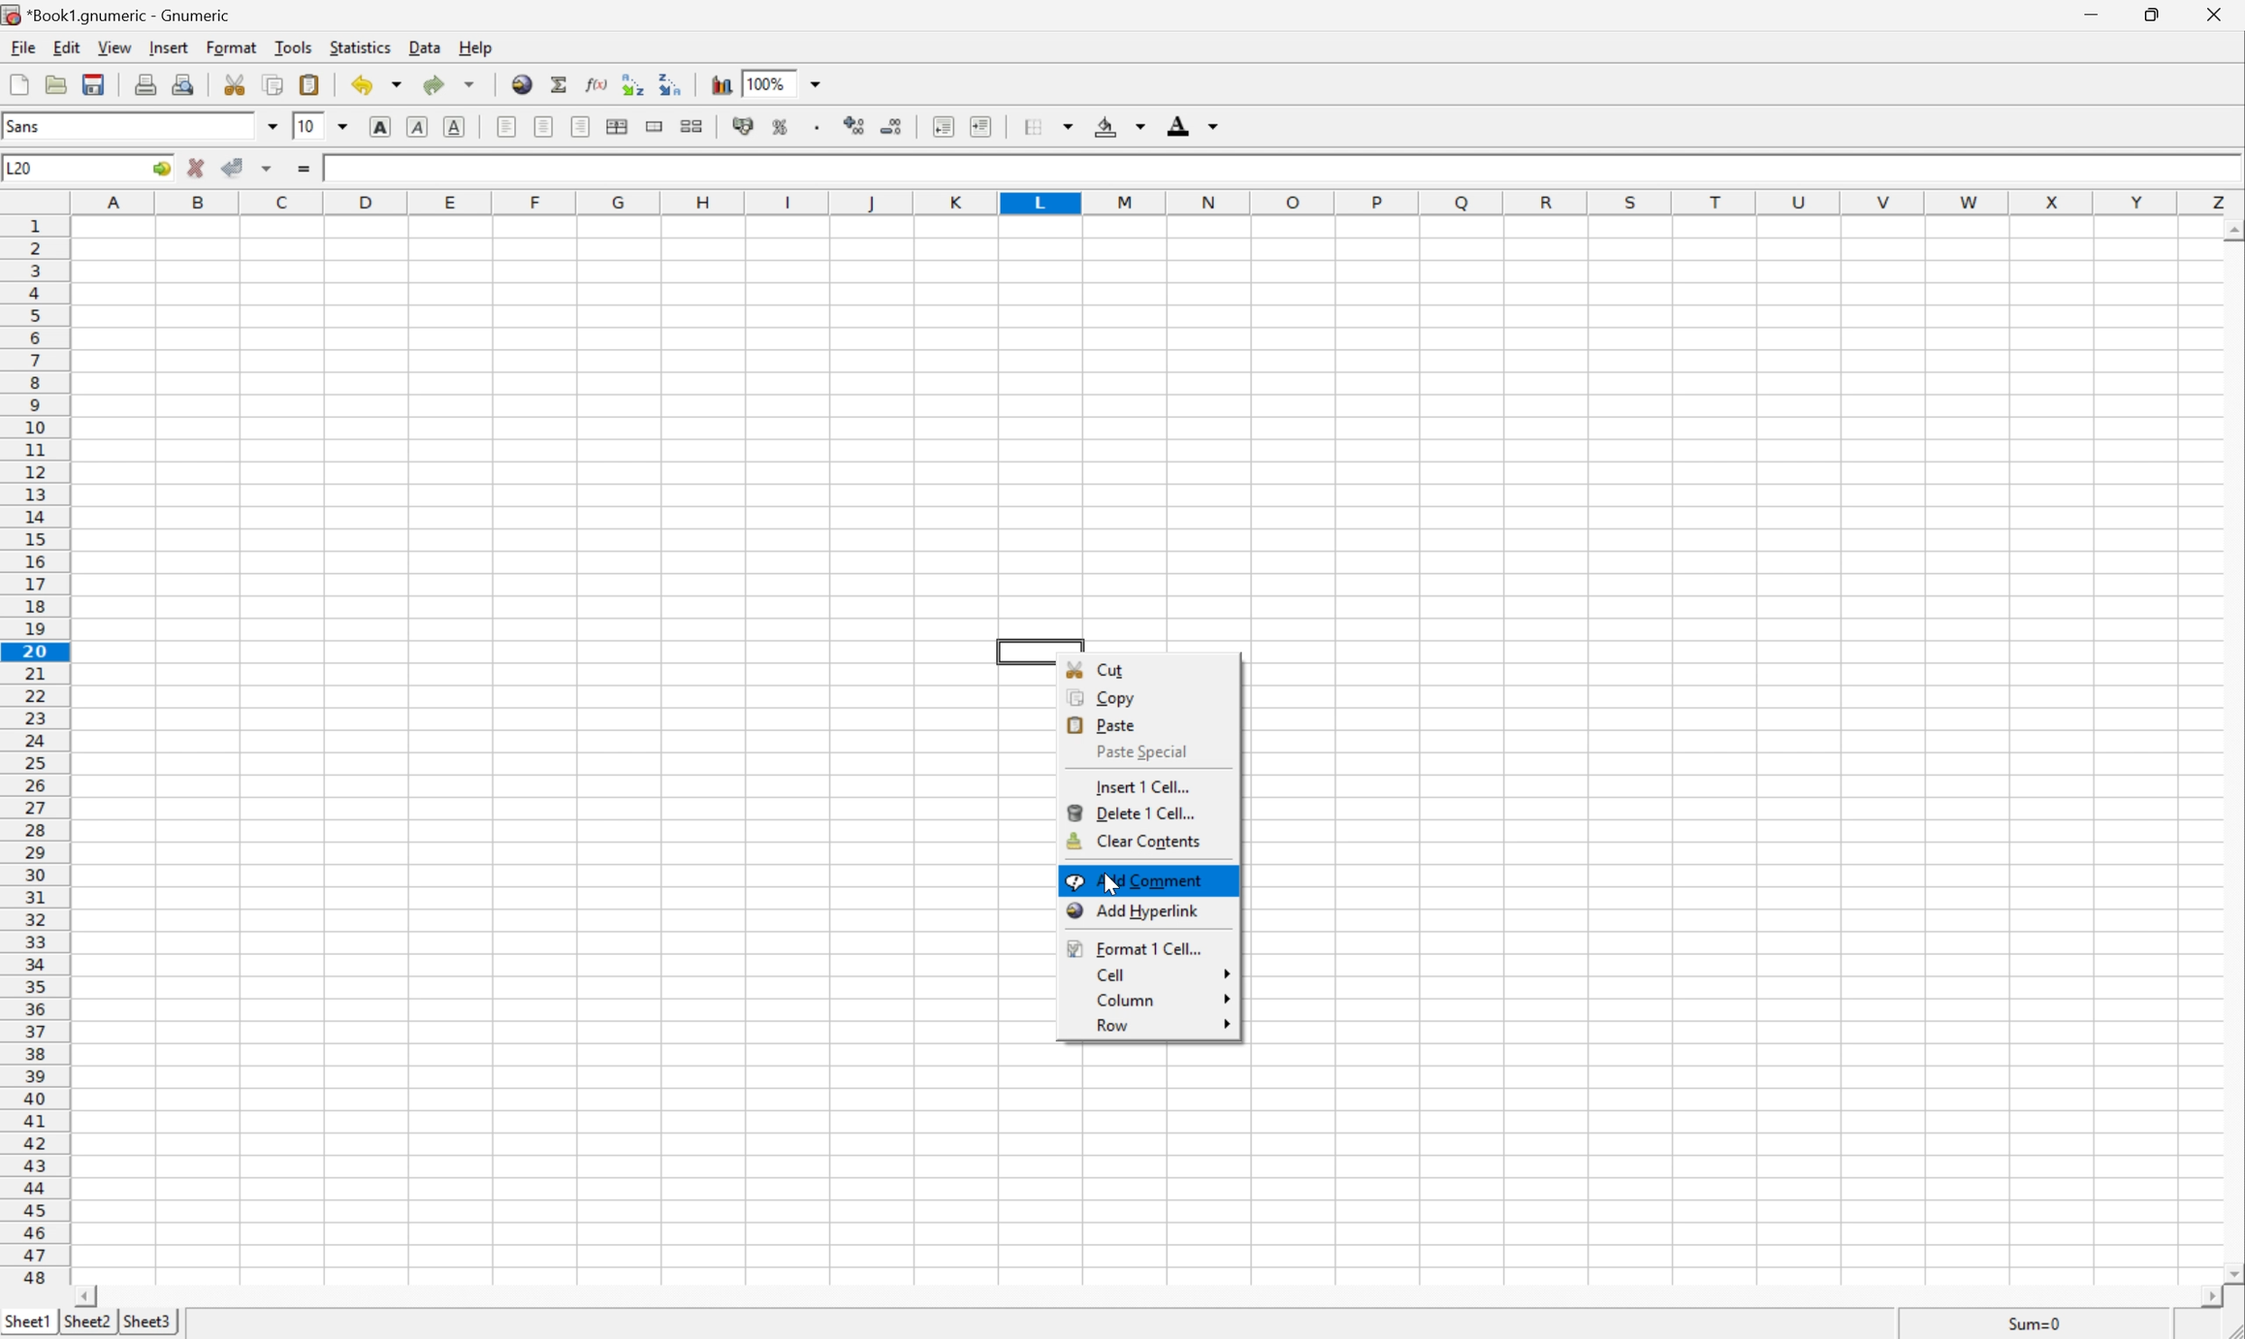 This screenshot has height=1339, width=2245. What do you see at coordinates (1194, 125) in the screenshot?
I see `Foreground` at bounding box center [1194, 125].